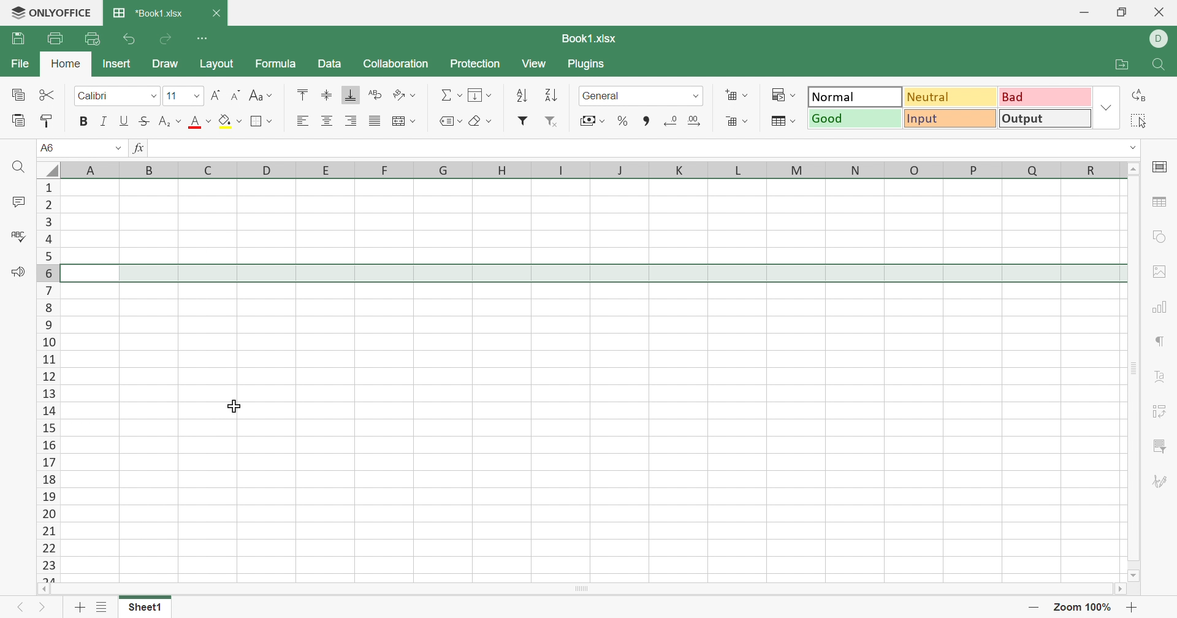  Describe the element at coordinates (403, 121) in the screenshot. I see `Merge and center` at that location.